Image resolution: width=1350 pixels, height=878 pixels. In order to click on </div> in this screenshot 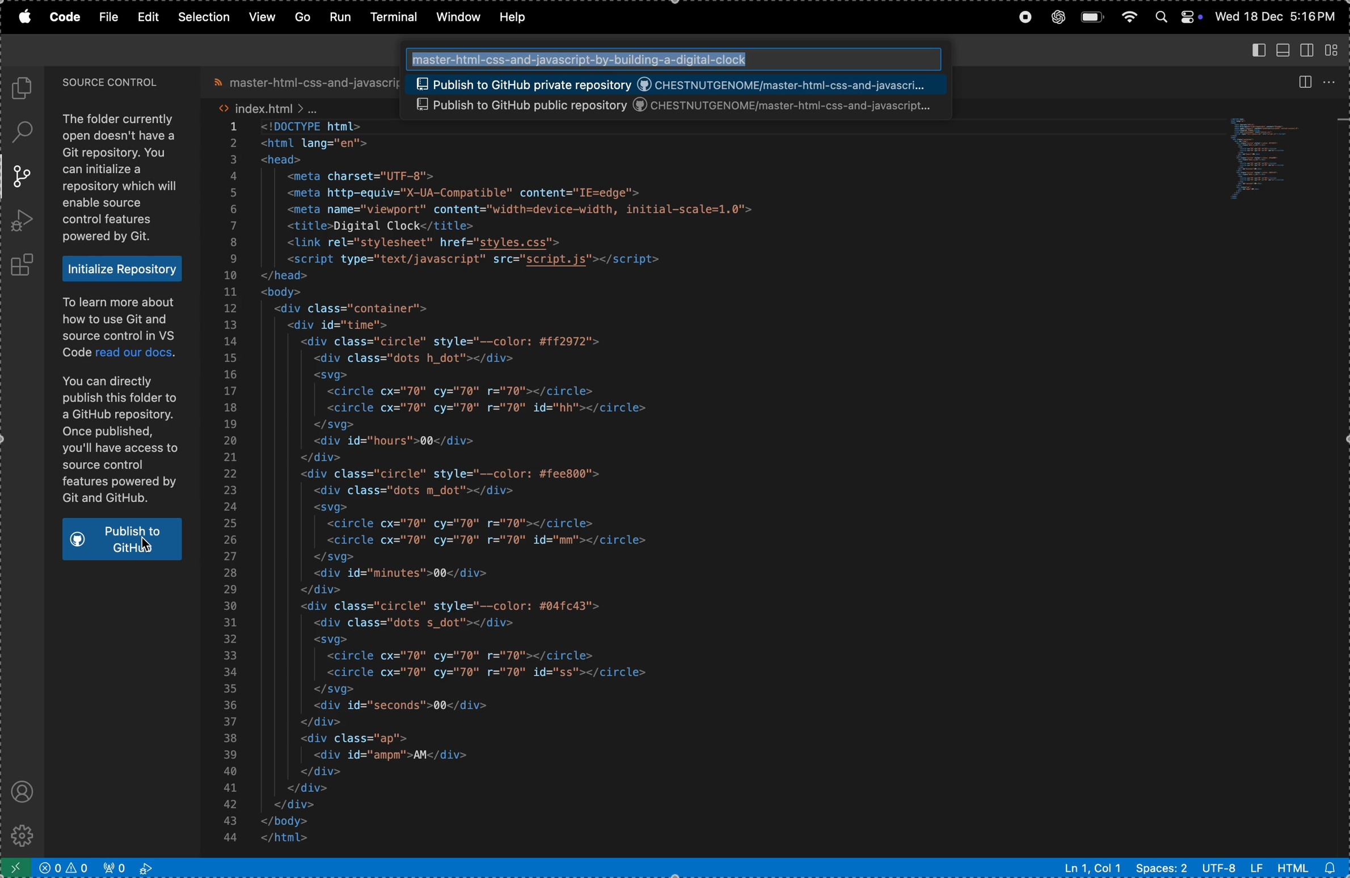, I will do `click(327, 771)`.